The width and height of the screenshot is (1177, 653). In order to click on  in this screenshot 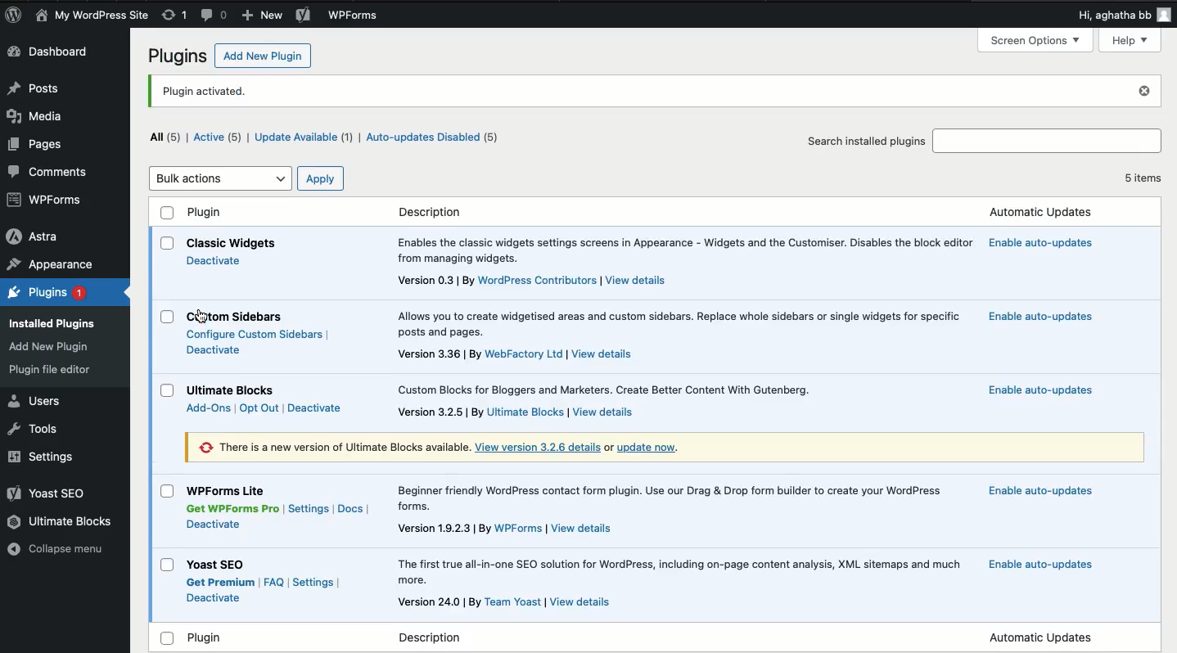, I will do `click(239, 491)`.